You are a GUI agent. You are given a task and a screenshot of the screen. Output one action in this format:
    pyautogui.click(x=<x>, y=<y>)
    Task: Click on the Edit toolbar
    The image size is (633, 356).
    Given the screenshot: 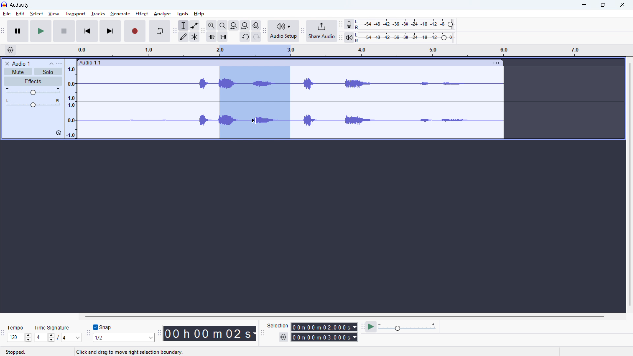 What is the action you would take?
    pyautogui.click(x=203, y=32)
    